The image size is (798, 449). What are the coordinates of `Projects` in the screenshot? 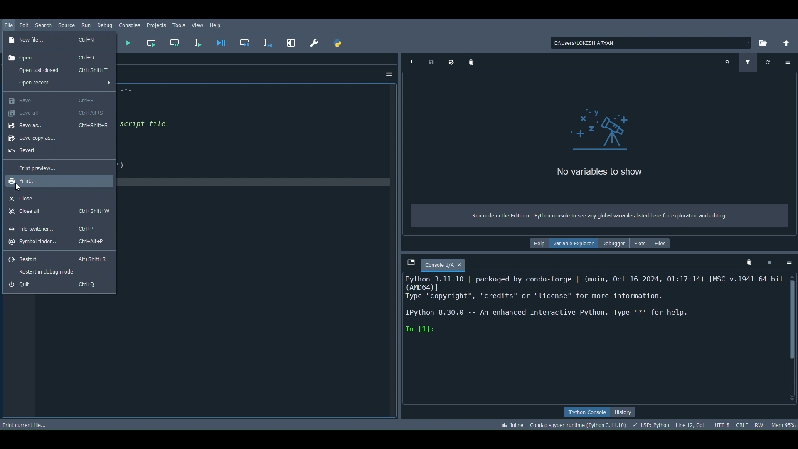 It's located at (156, 26).